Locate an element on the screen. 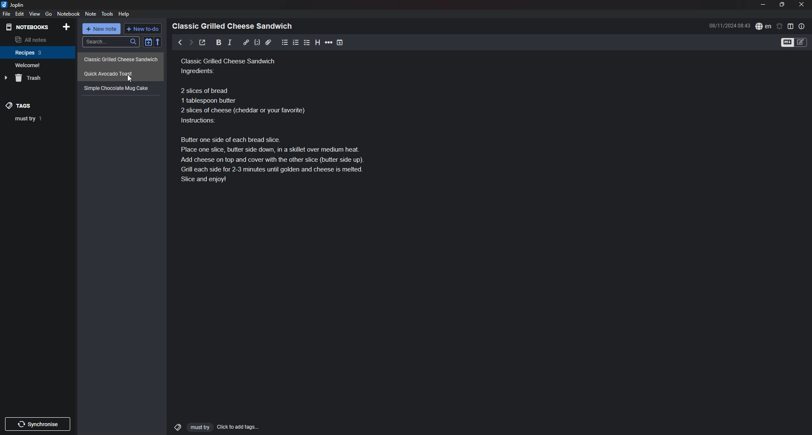 The image size is (812, 435). Help is located at coordinates (125, 14).